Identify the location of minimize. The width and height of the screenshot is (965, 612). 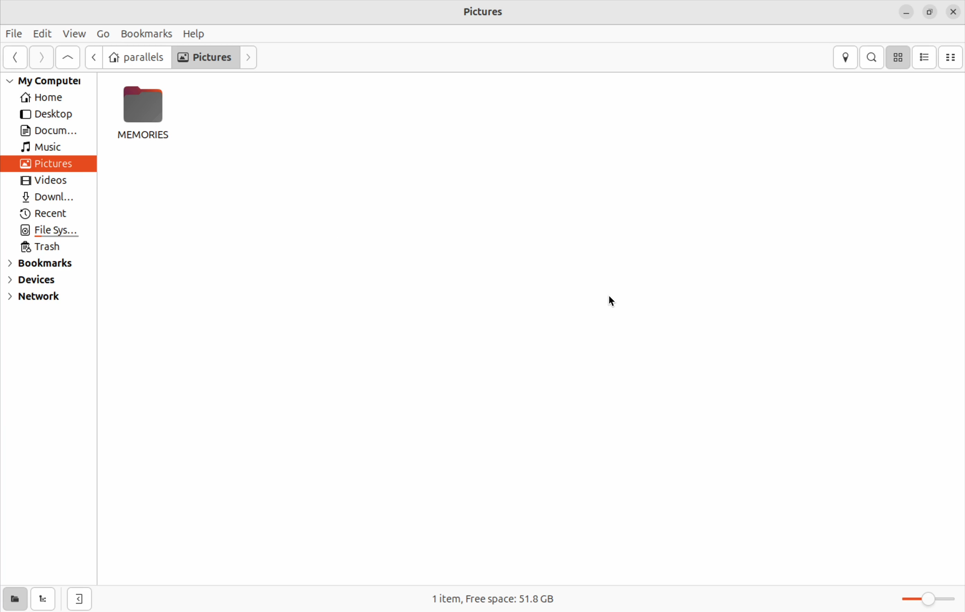
(906, 12).